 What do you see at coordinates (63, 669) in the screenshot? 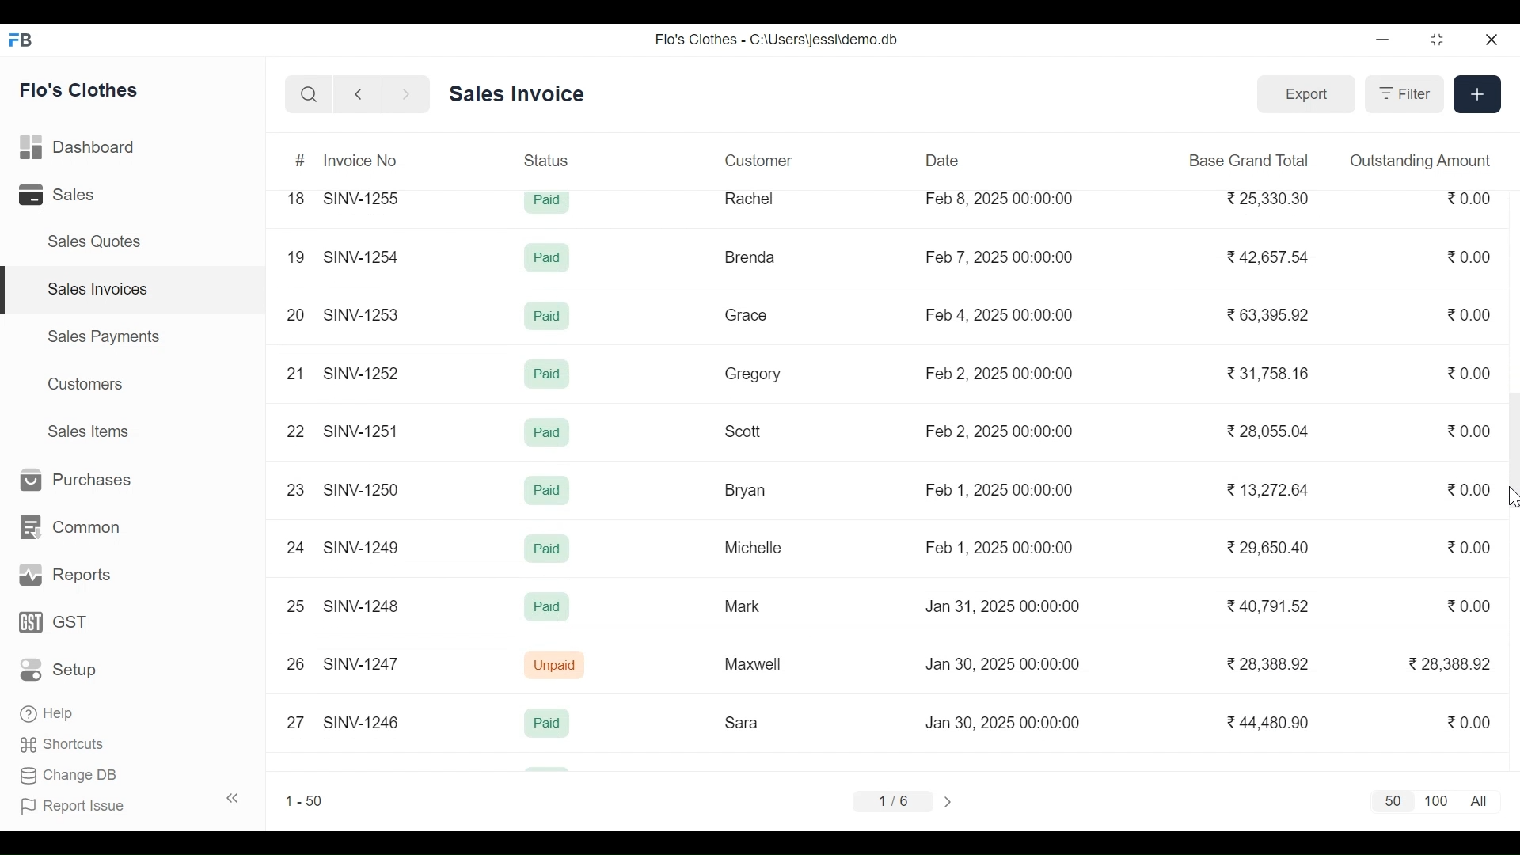
I see `Setup` at bounding box center [63, 669].